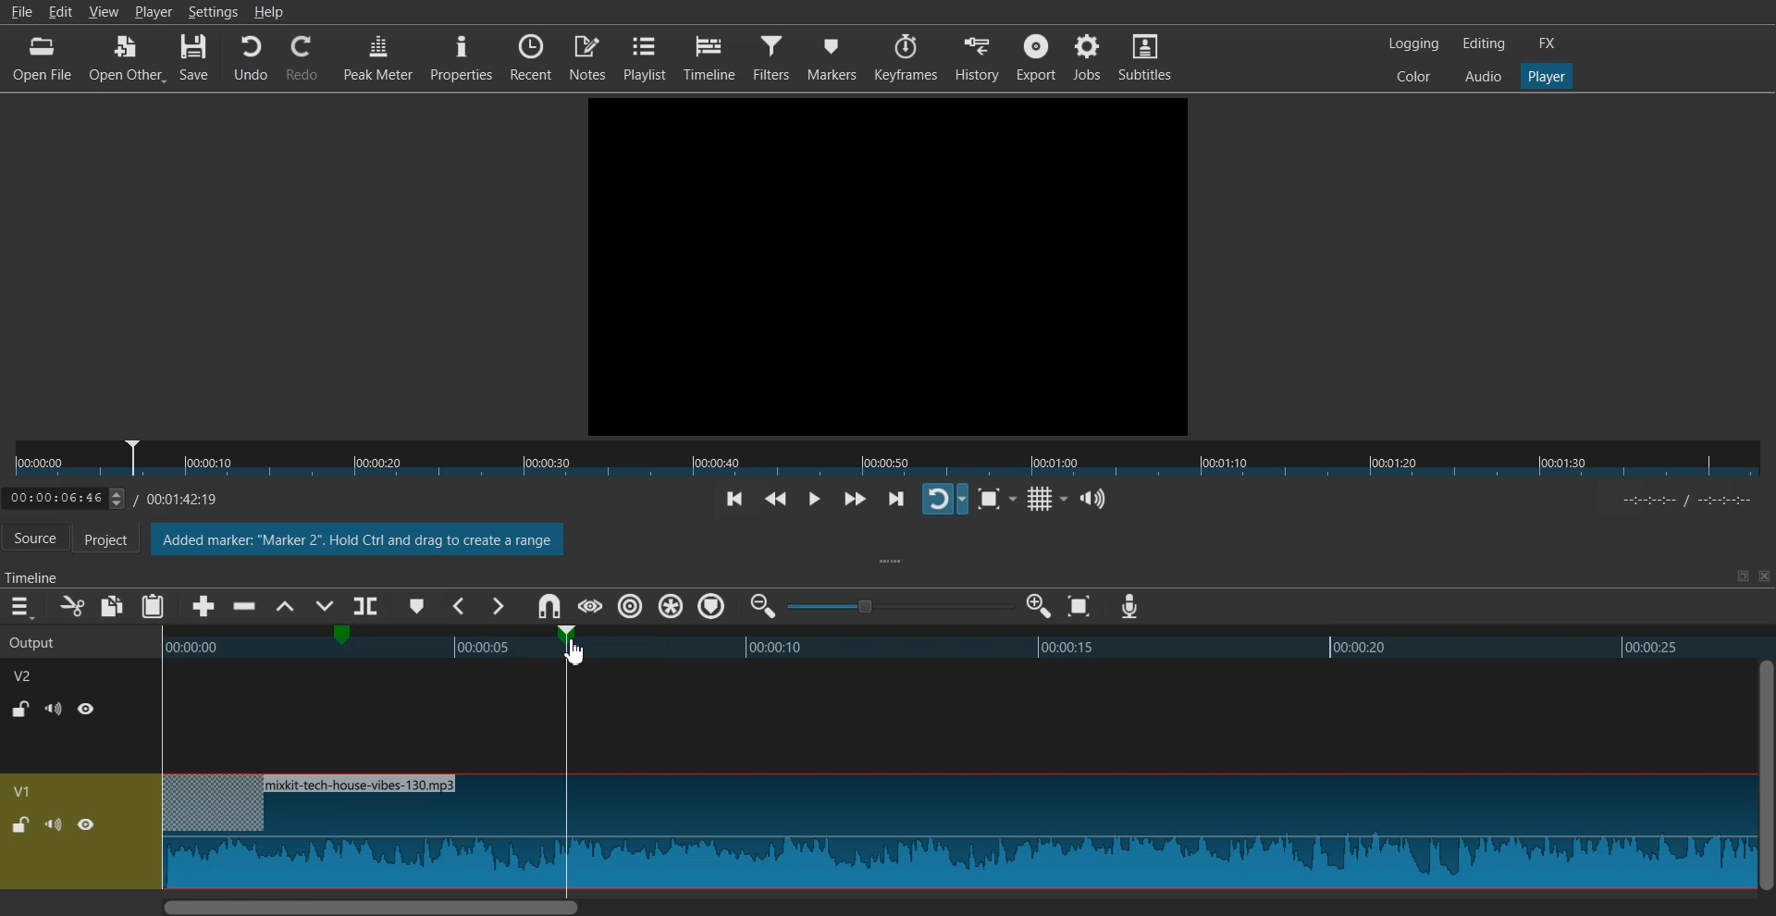 Image resolution: width=1776 pixels, height=916 pixels. What do you see at coordinates (631, 606) in the screenshot?
I see `Ripple` at bounding box center [631, 606].